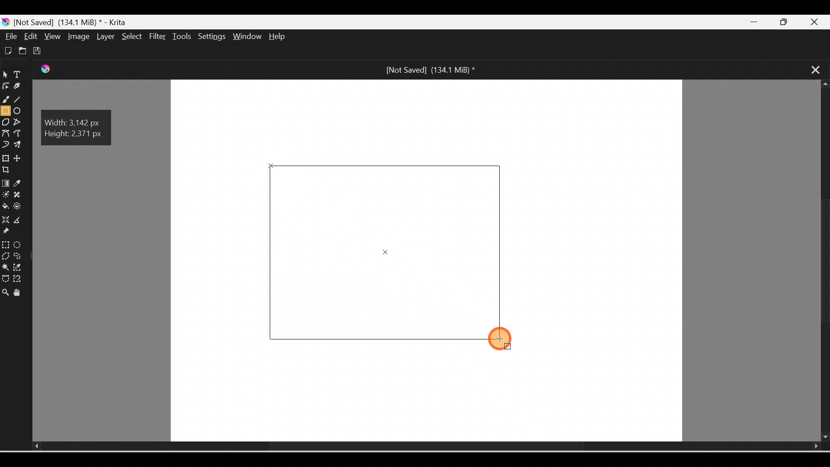 The image size is (830, 467). What do you see at coordinates (5, 183) in the screenshot?
I see `Draw a gradient` at bounding box center [5, 183].